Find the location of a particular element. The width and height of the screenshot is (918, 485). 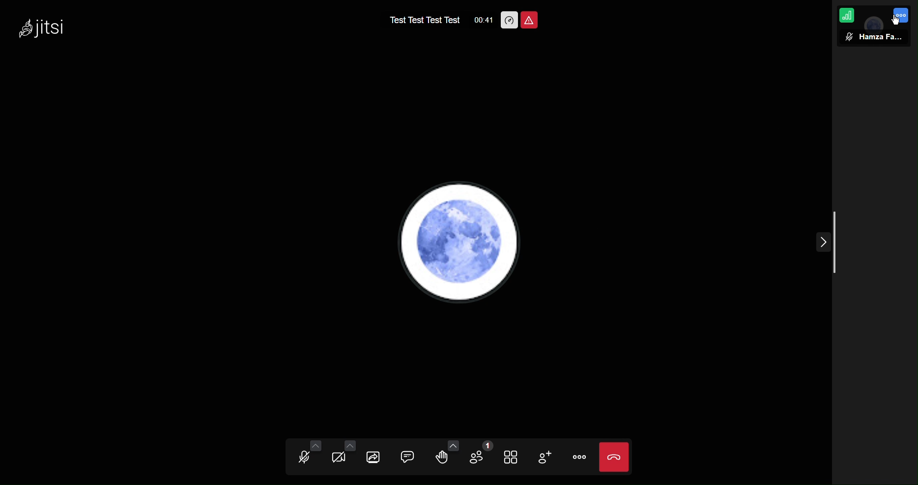

More is located at coordinates (578, 458).